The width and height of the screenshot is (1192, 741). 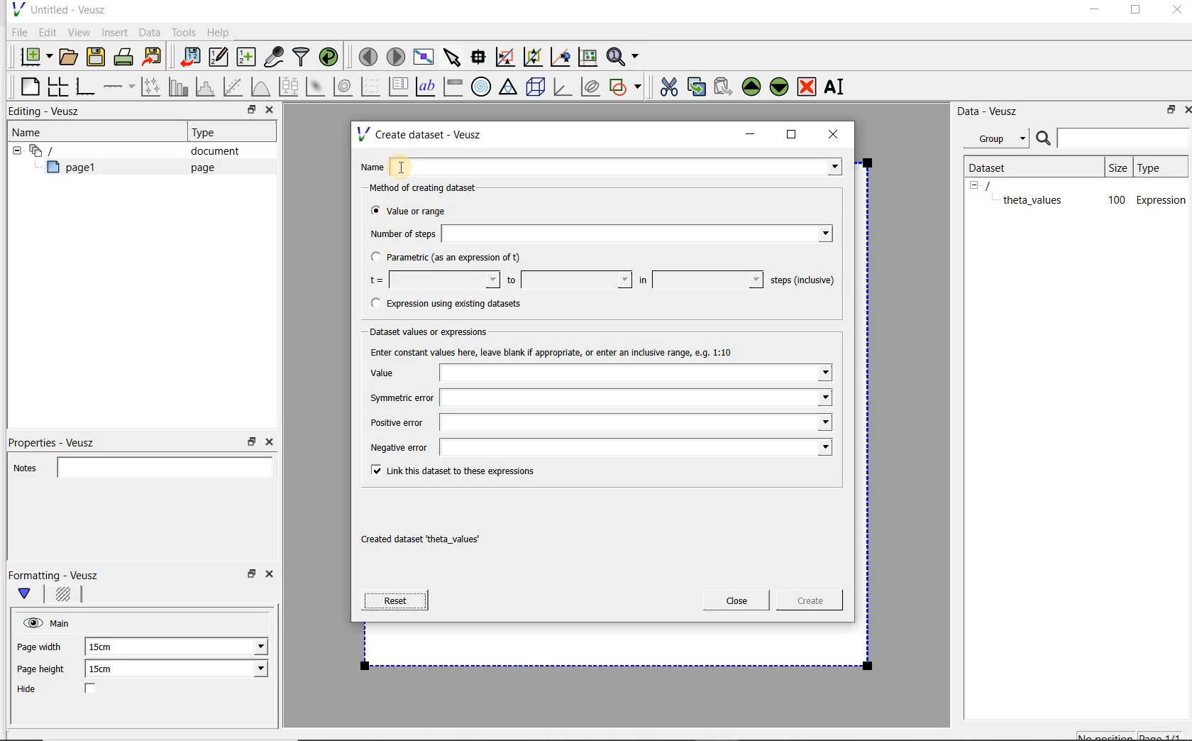 What do you see at coordinates (248, 111) in the screenshot?
I see `restore down` at bounding box center [248, 111].